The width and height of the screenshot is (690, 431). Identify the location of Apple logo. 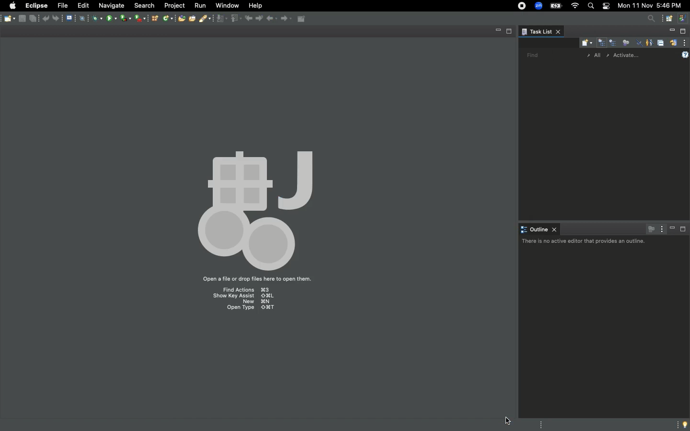
(13, 6).